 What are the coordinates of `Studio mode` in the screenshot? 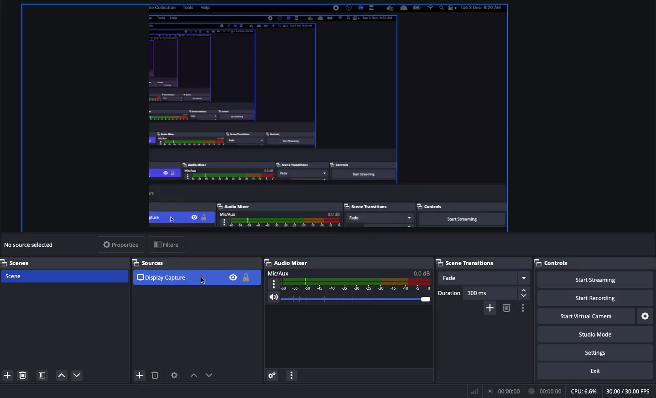 It's located at (597, 335).